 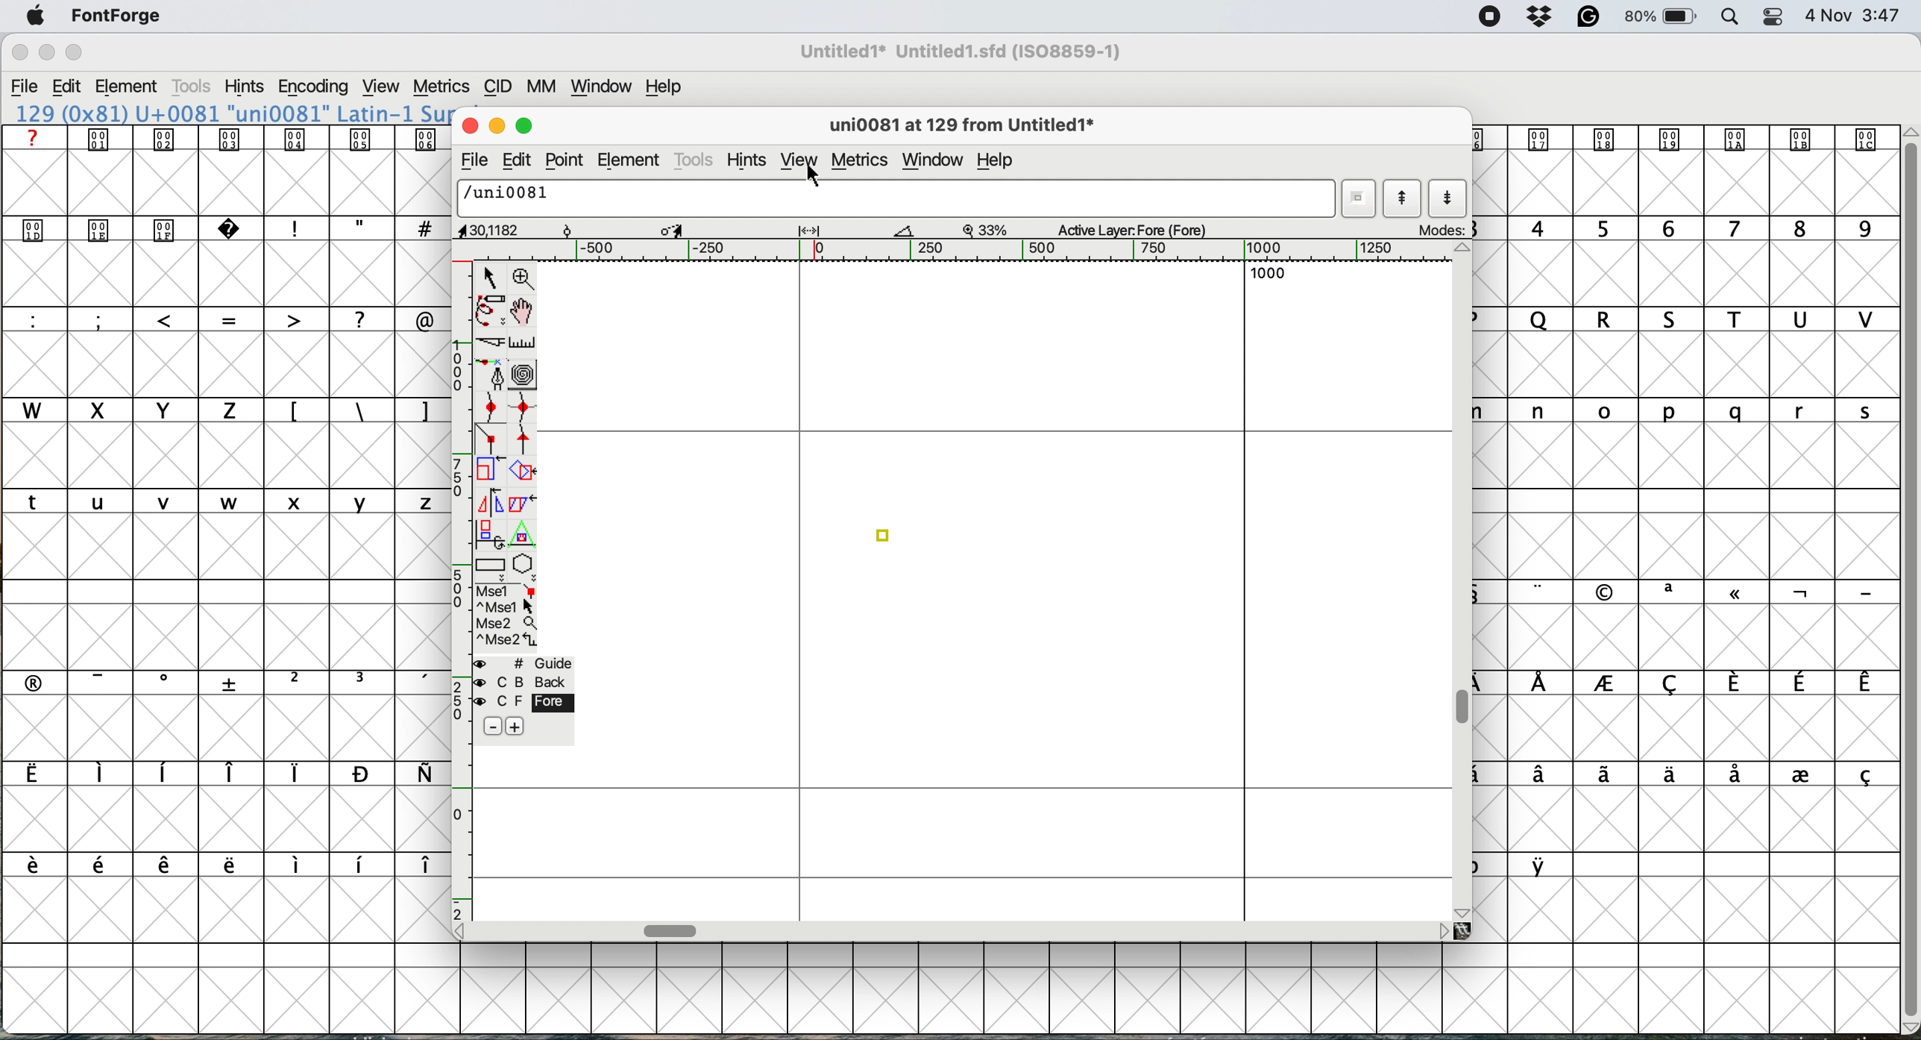 I want to click on /uni0081, so click(x=897, y=200).